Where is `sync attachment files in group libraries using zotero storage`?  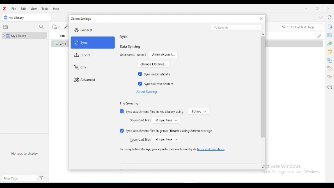
sync attachment files in group libraries using zotero storage is located at coordinates (170, 131).